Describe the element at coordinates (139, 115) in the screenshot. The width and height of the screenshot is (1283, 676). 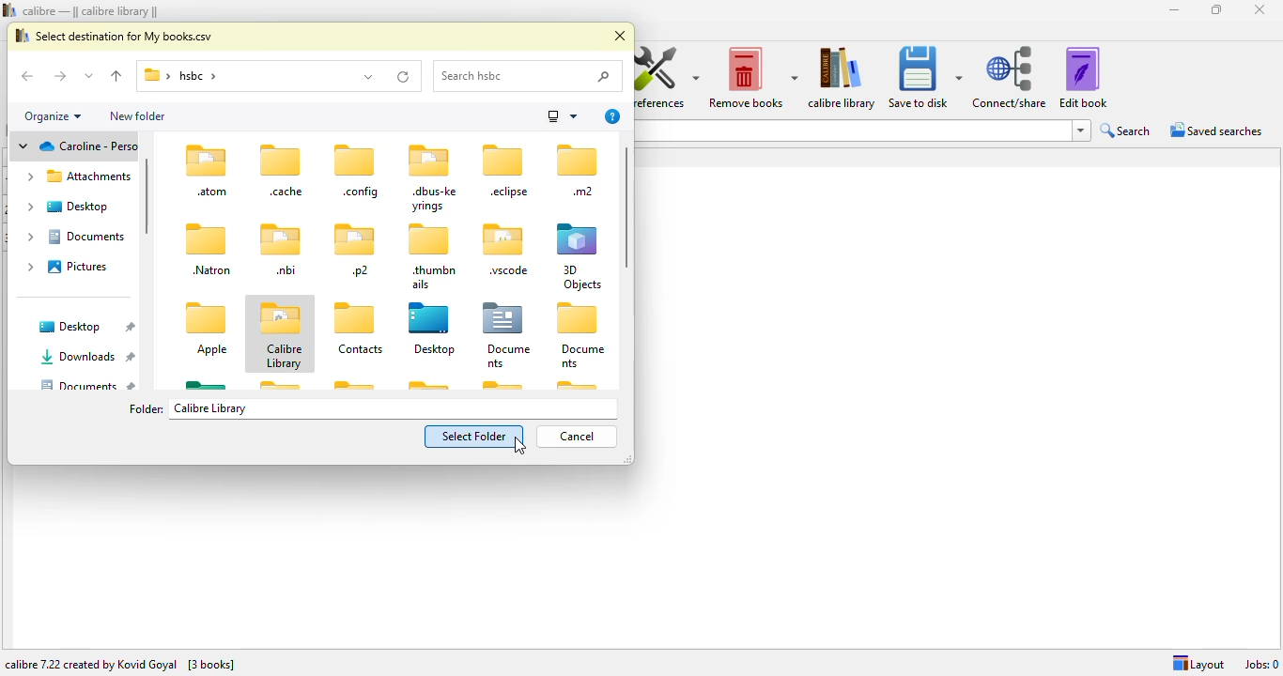
I see `new folder` at that location.